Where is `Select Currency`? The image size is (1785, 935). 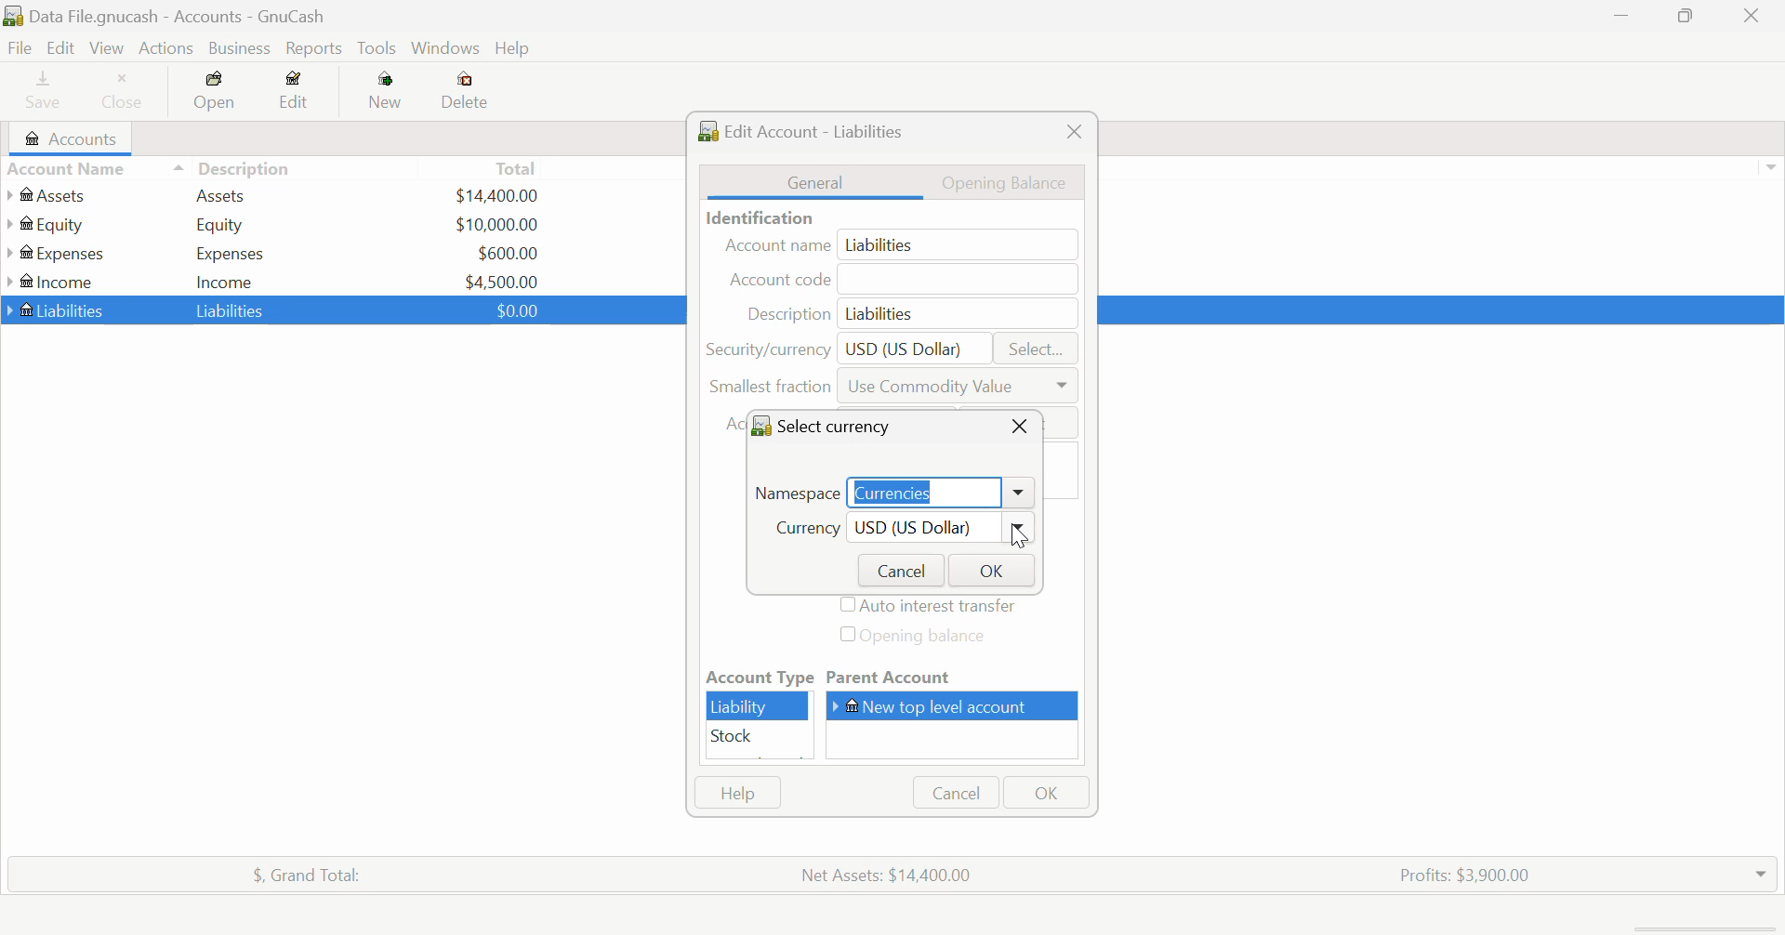 Select Currency is located at coordinates (831, 425).